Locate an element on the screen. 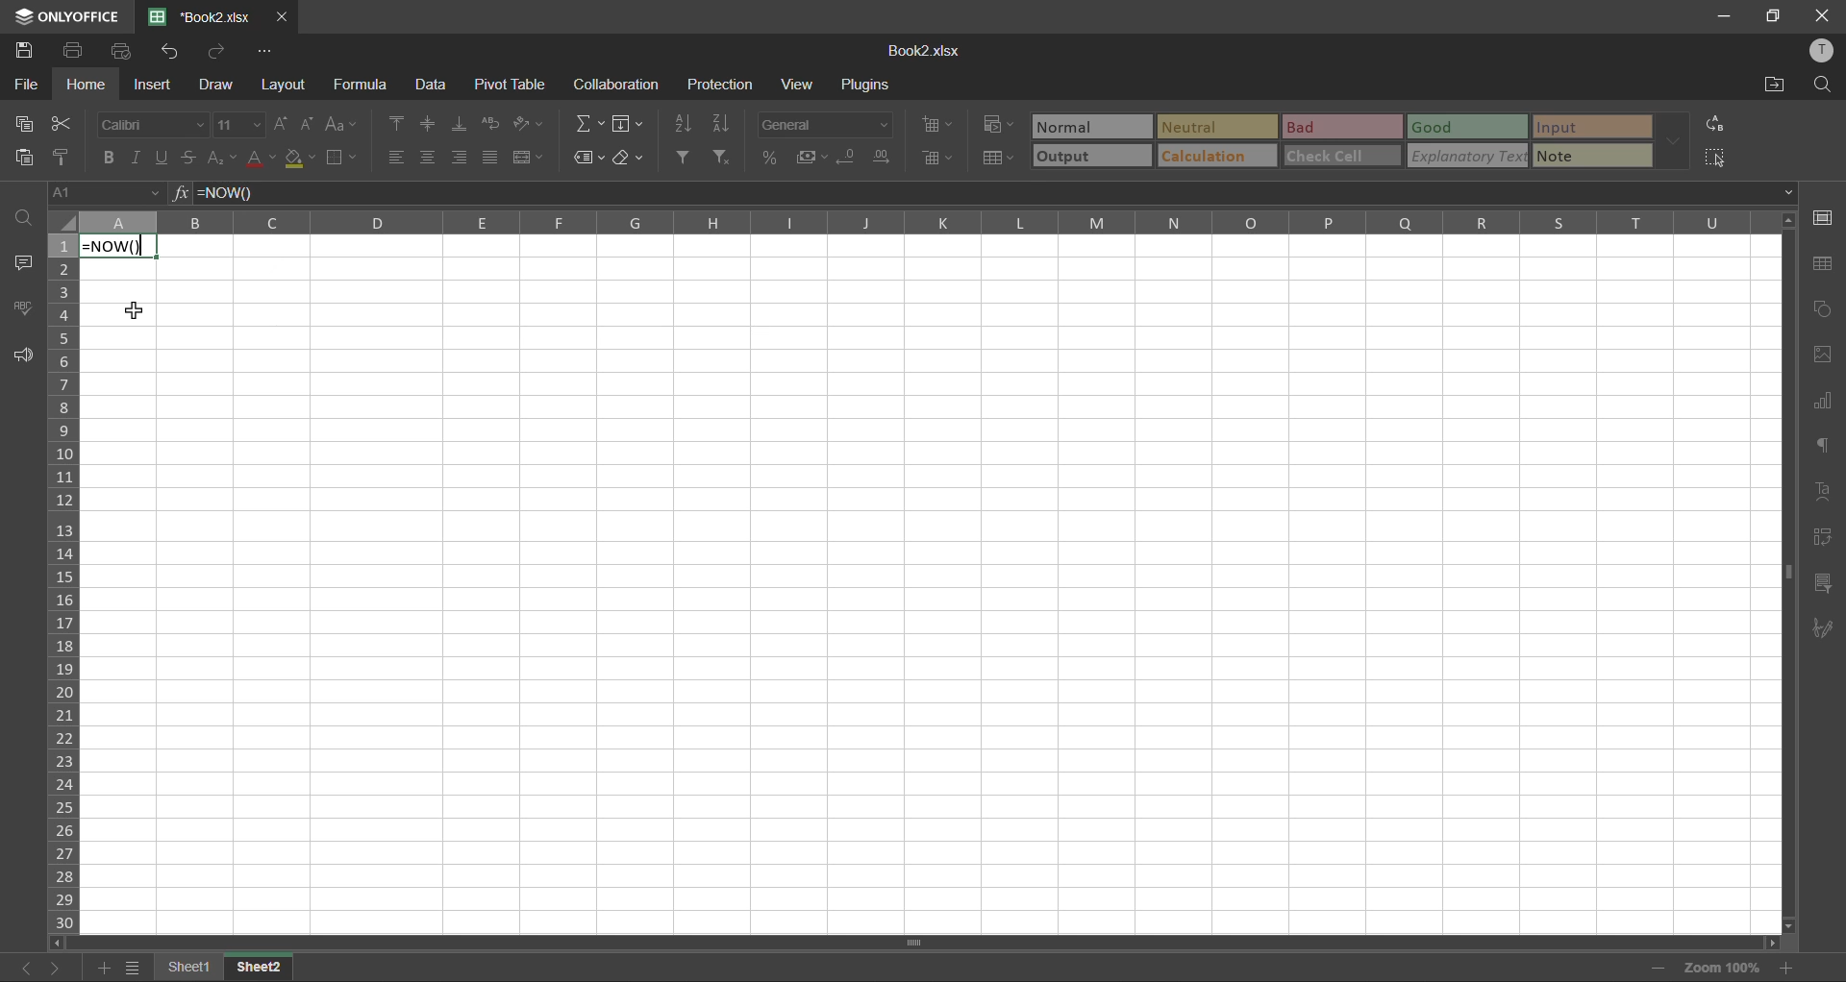  A1 is located at coordinates (92, 194).